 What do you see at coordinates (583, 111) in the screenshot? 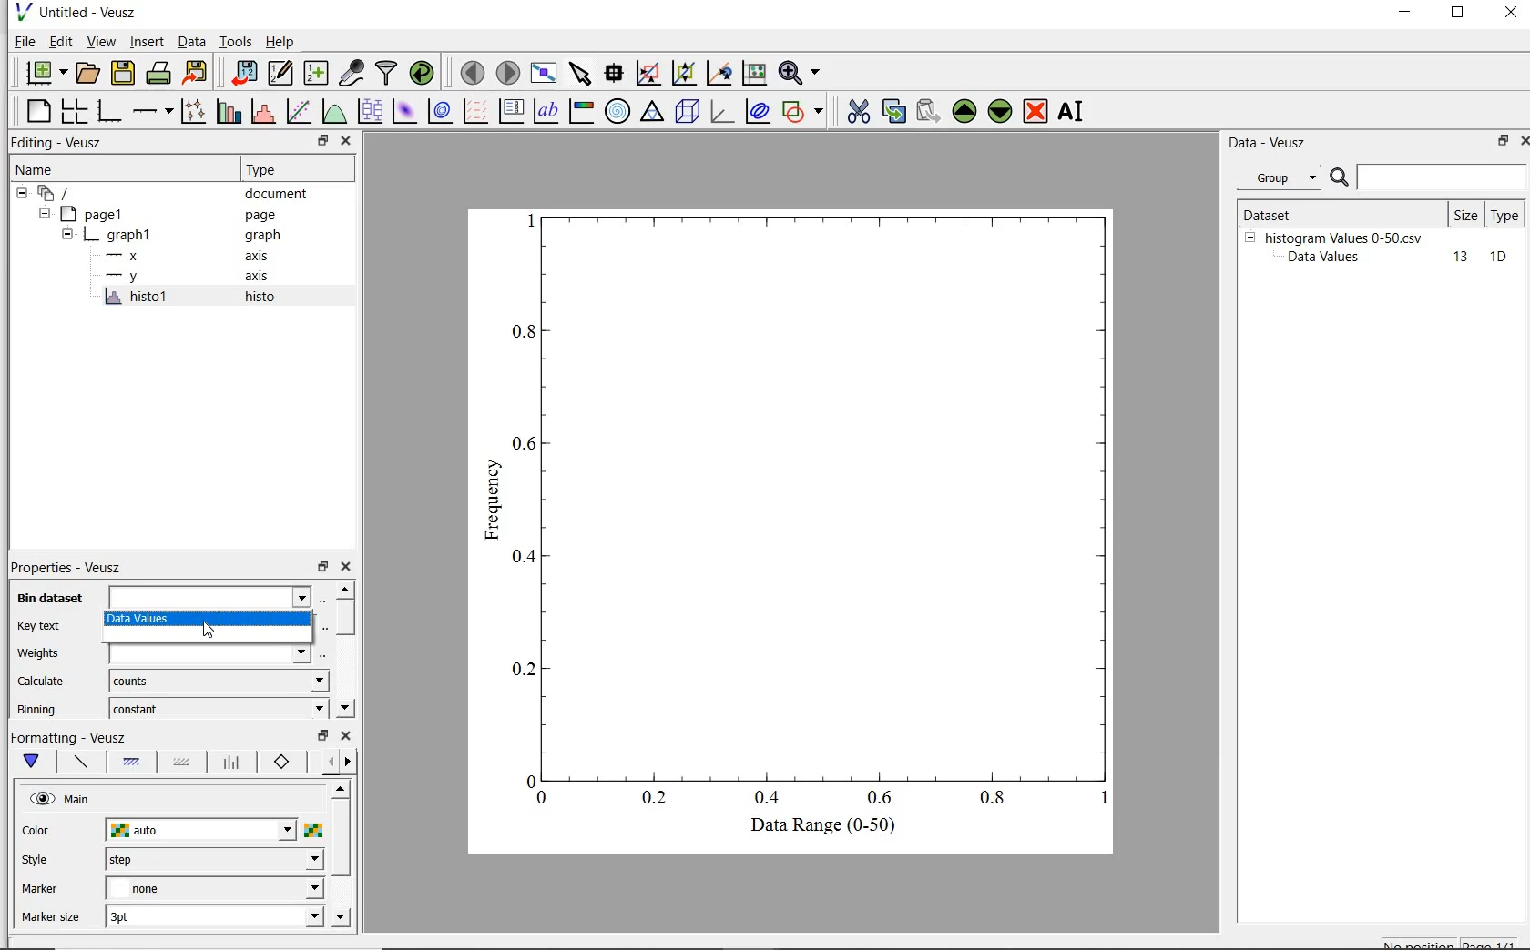
I see `image color bar` at bounding box center [583, 111].